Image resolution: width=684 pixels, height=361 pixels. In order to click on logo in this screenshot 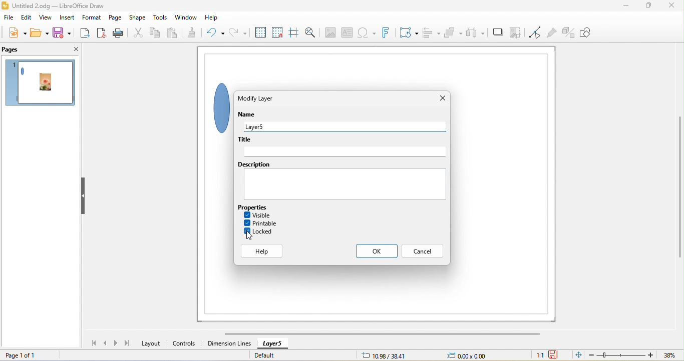, I will do `click(6, 5)`.